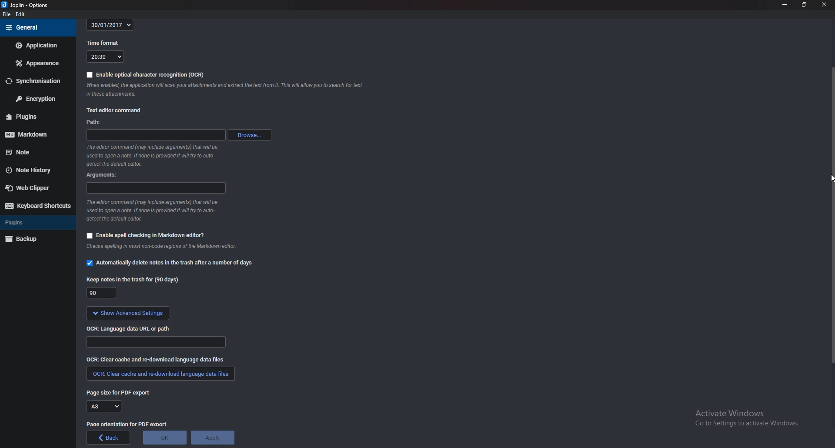  What do you see at coordinates (823, 4) in the screenshot?
I see `close` at bounding box center [823, 4].